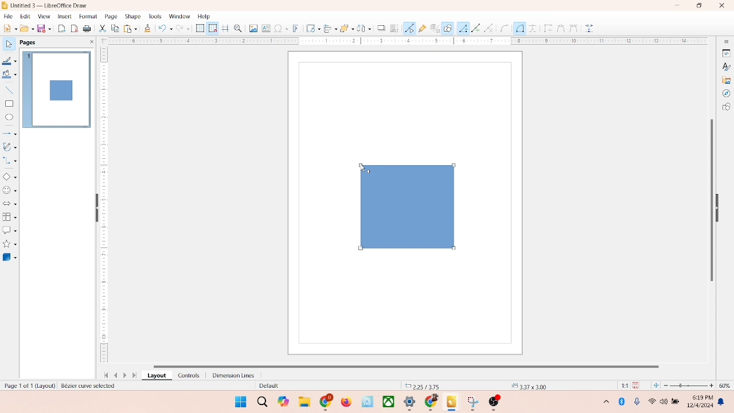 The width and height of the screenshot is (734, 413). Describe the element at coordinates (533, 28) in the screenshot. I see `Dimension line tool` at that location.